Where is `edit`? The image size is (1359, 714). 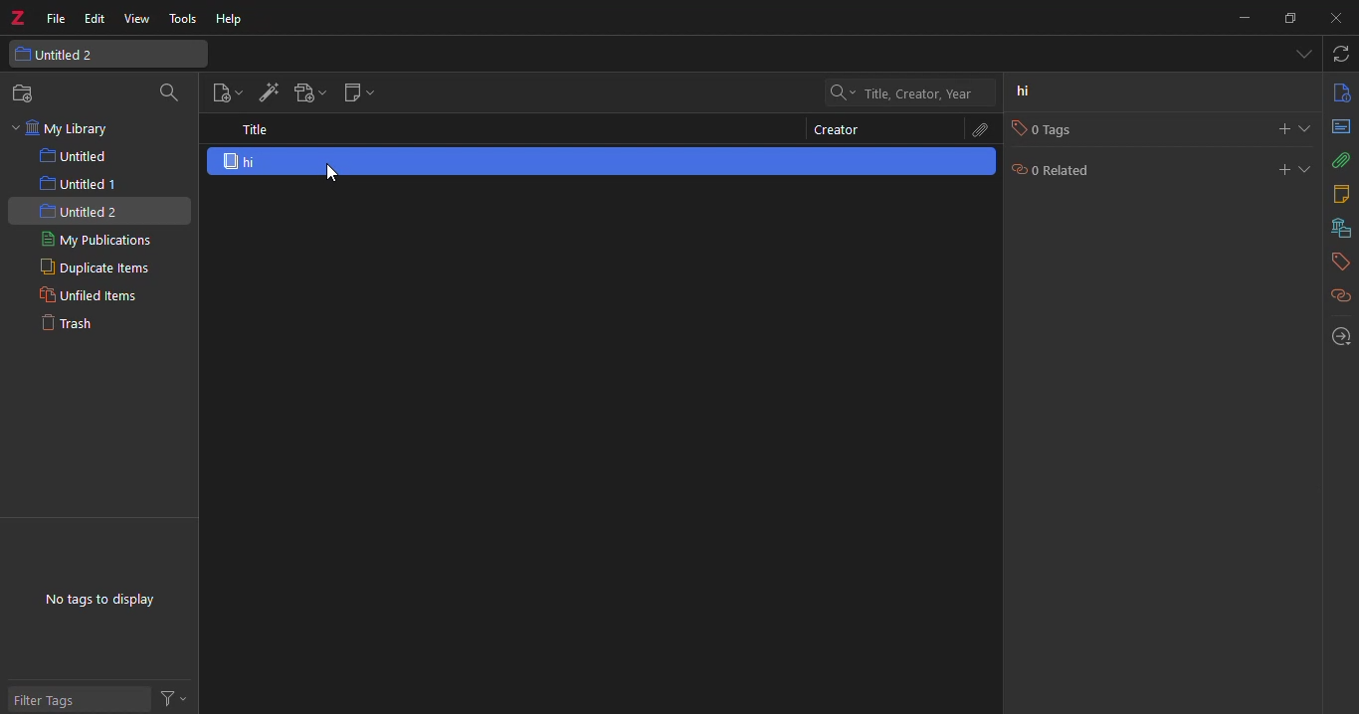 edit is located at coordinates (94, 19).